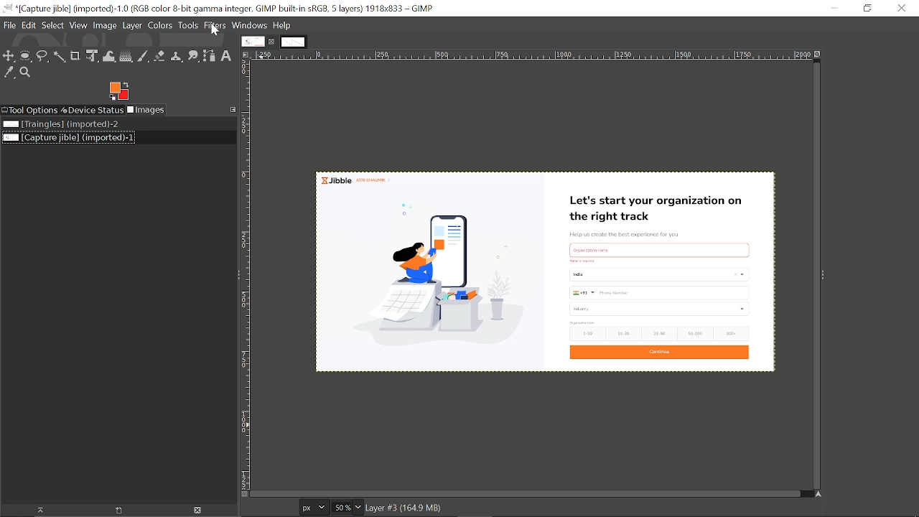  I want to click on Wrap text tool, so click(109, 56).